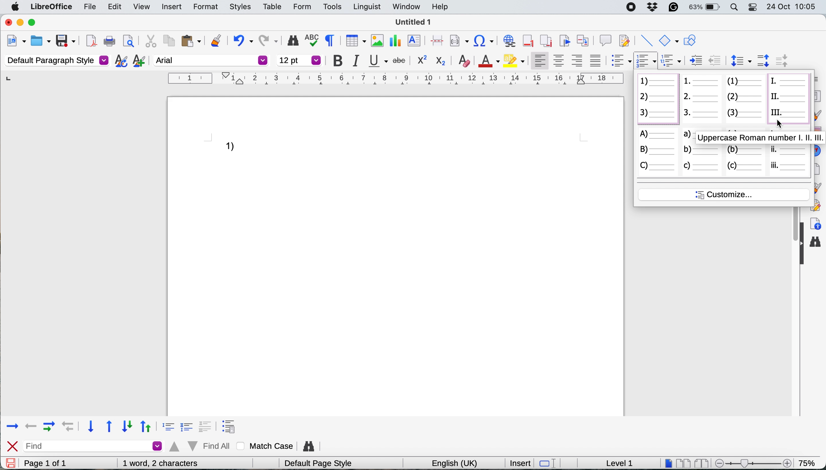  What do you see at coordinates (379, 61) in the screenshot?
I see `underline` at bounding box center [379, 61].